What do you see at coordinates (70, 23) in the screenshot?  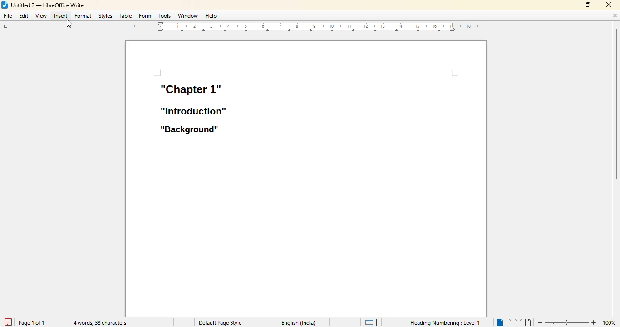 I see `cursor` at bounding box center [70, 23].